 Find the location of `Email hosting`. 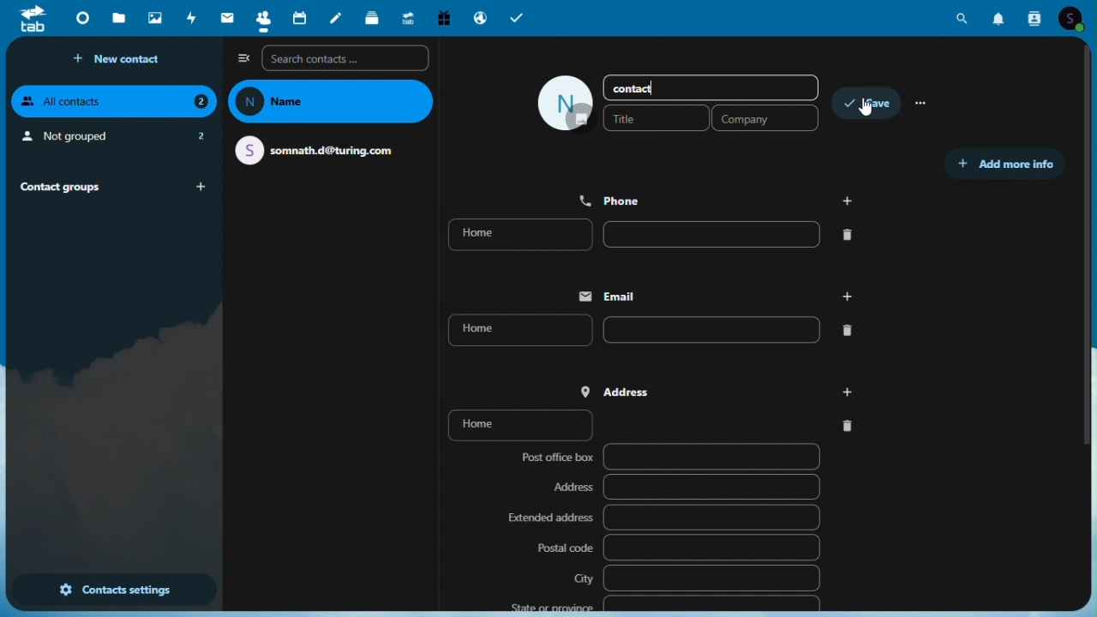

Email hosting is located at coordinates (480, 16).